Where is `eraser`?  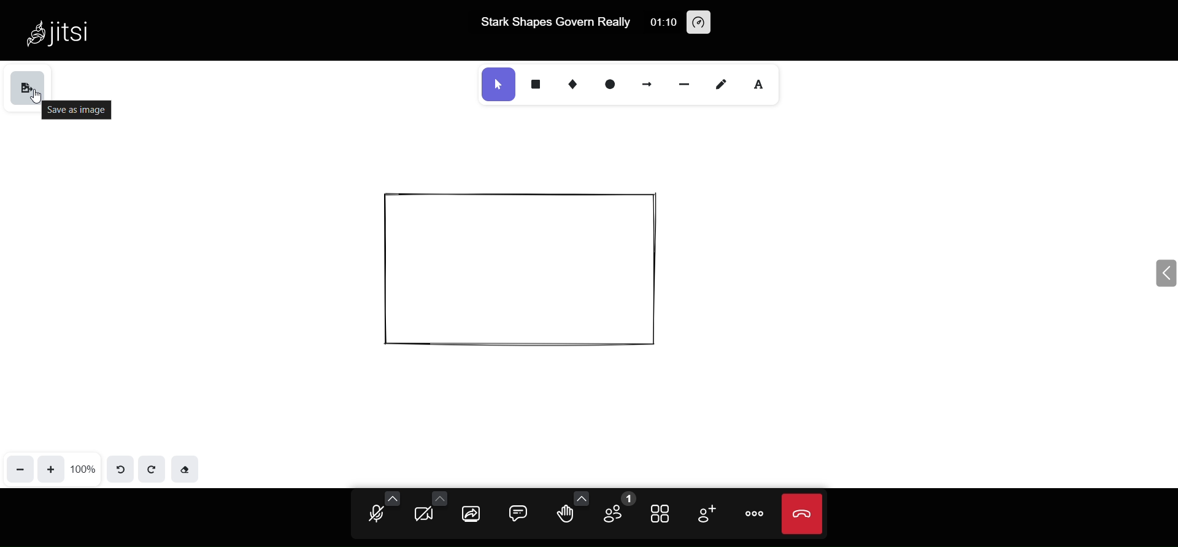
eraser is located at coordinates (187, 470).